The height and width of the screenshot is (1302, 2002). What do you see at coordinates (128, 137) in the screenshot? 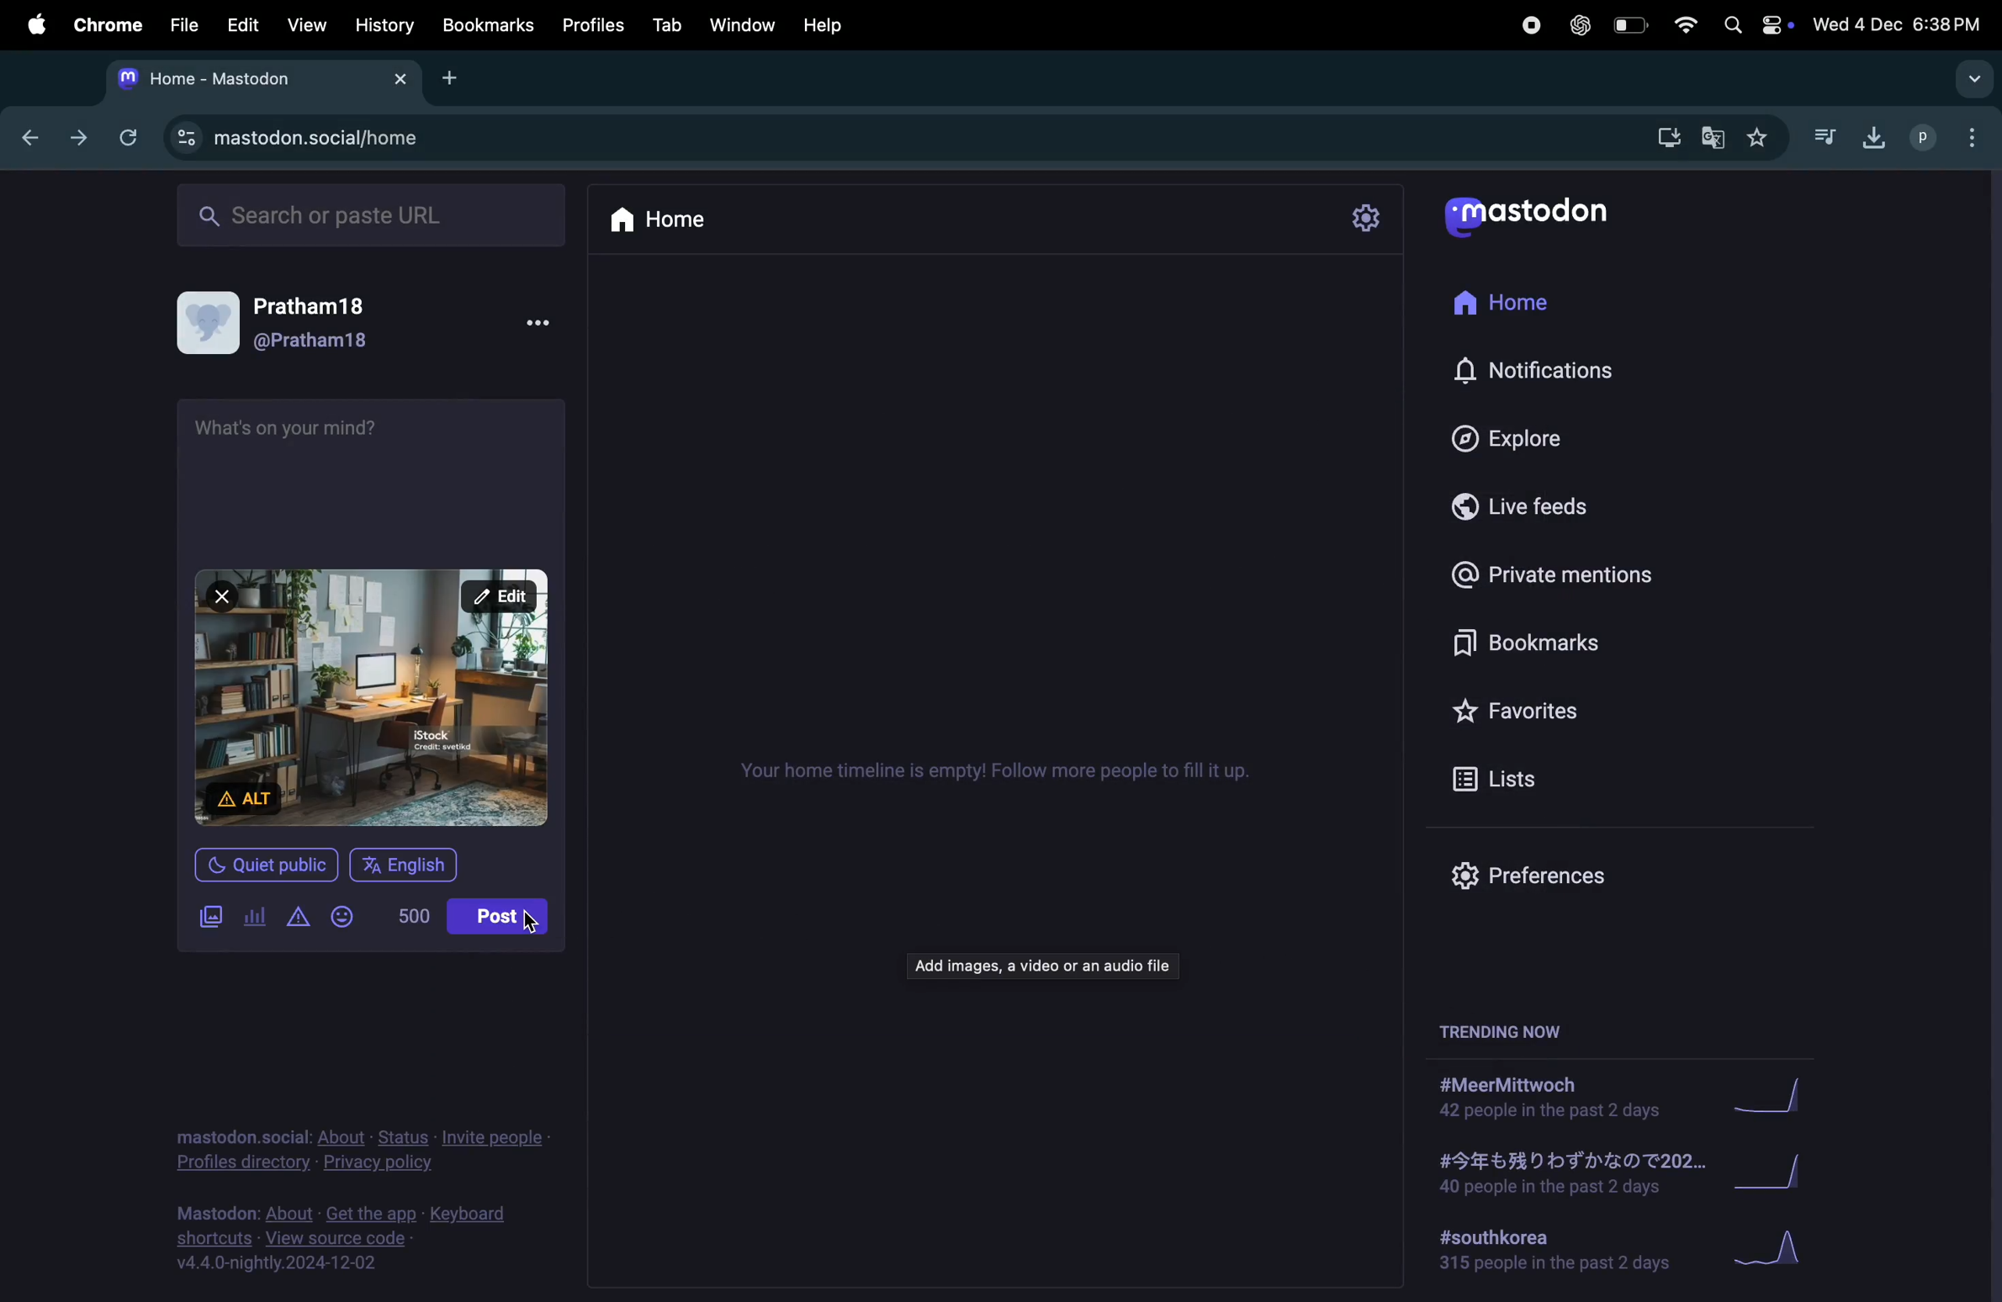
I see `refresh` at bounding box center [128, 137].